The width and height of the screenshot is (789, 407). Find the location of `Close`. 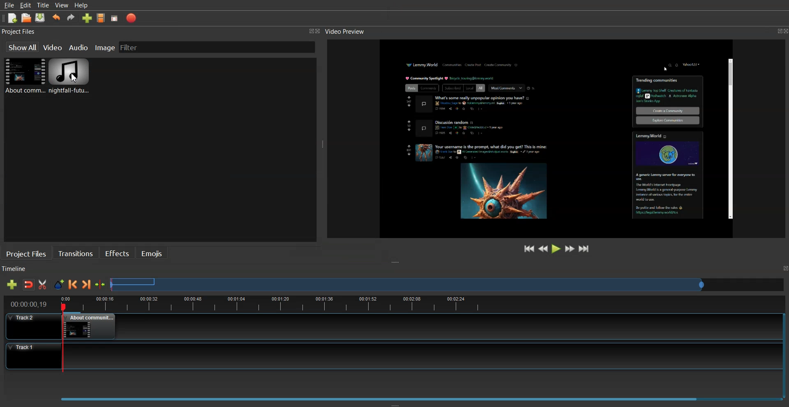

Close is located at coordinates (320, 32).